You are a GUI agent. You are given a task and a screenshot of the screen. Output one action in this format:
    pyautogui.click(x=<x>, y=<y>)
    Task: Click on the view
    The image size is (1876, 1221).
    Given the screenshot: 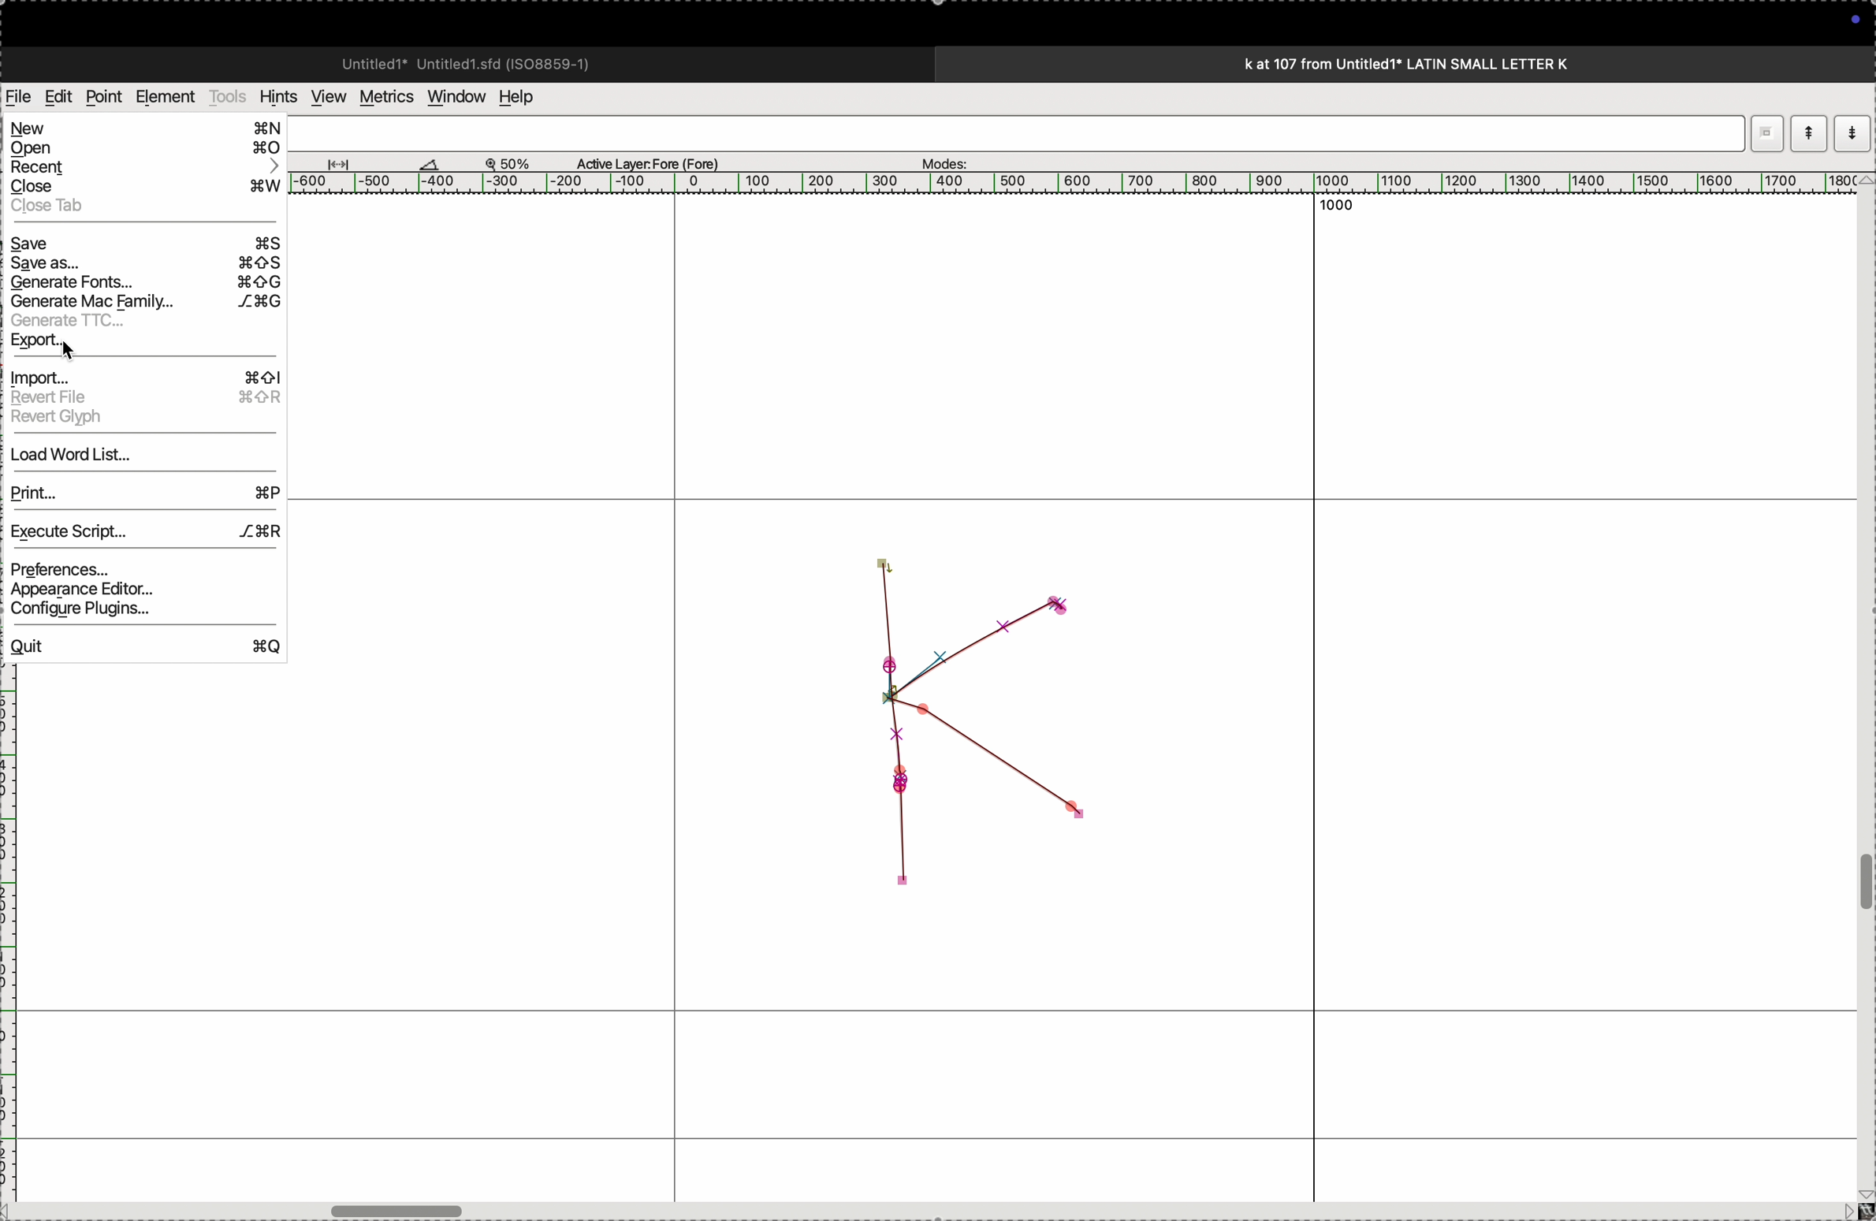 What is the action you would take?
    pyautogui.click(x=324, y=97)
    